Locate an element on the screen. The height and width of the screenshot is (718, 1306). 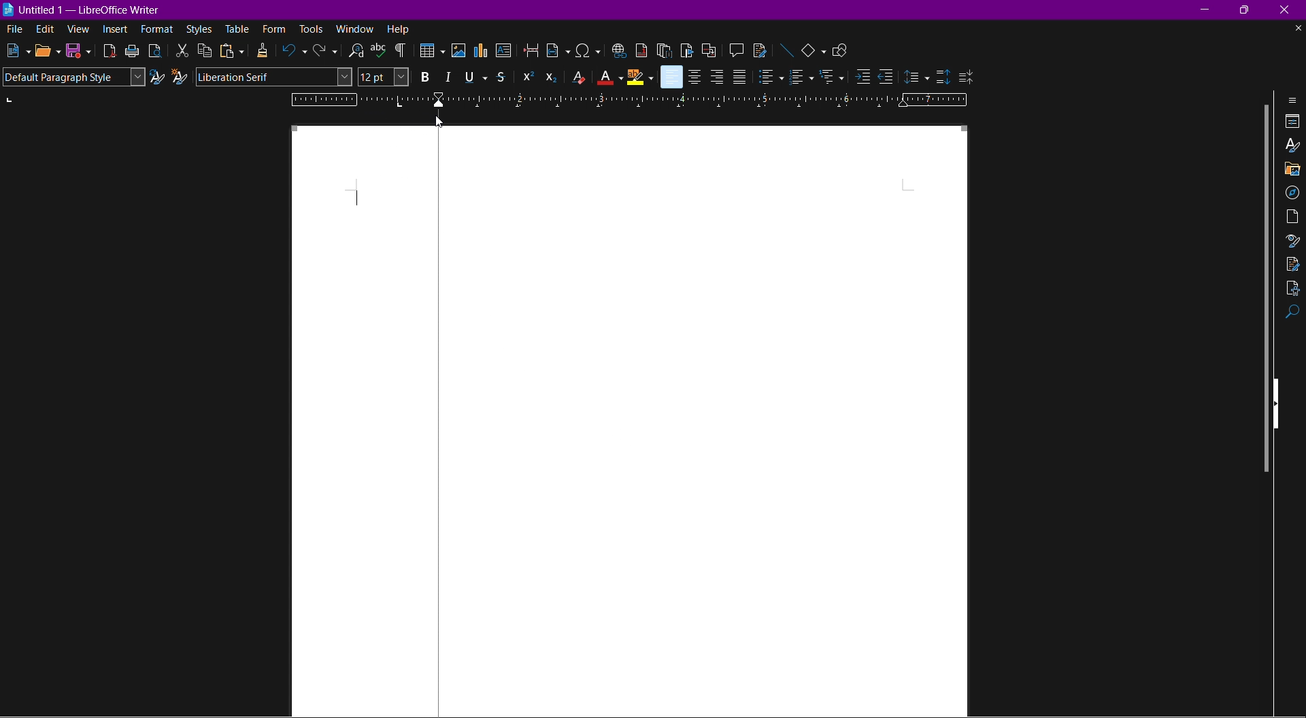
hide sidebar is located at coordinates (1280, 402).